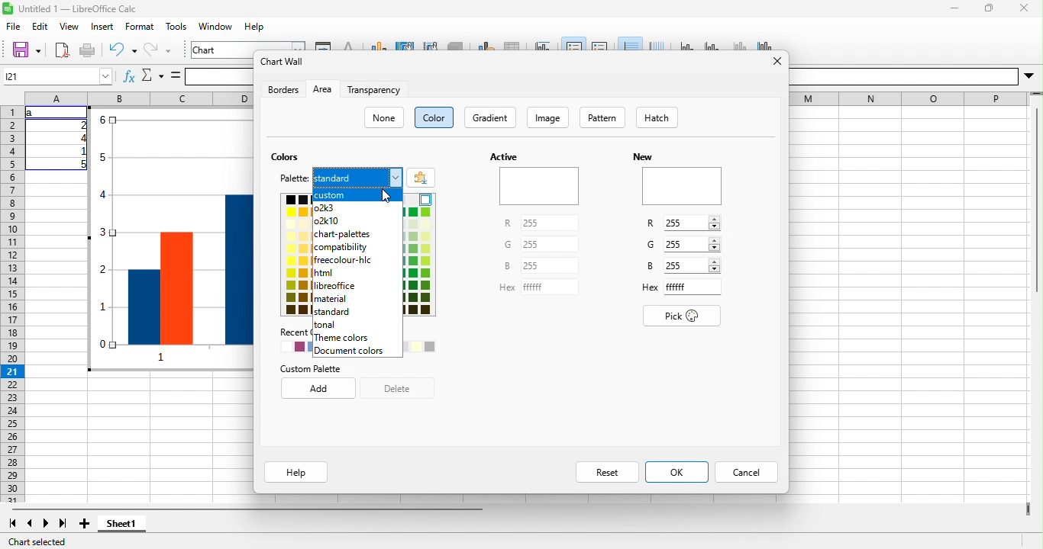  What do you see at coordinates (13, 304) in the screenshot?
I see `rows` at bounding box center [13, 304].